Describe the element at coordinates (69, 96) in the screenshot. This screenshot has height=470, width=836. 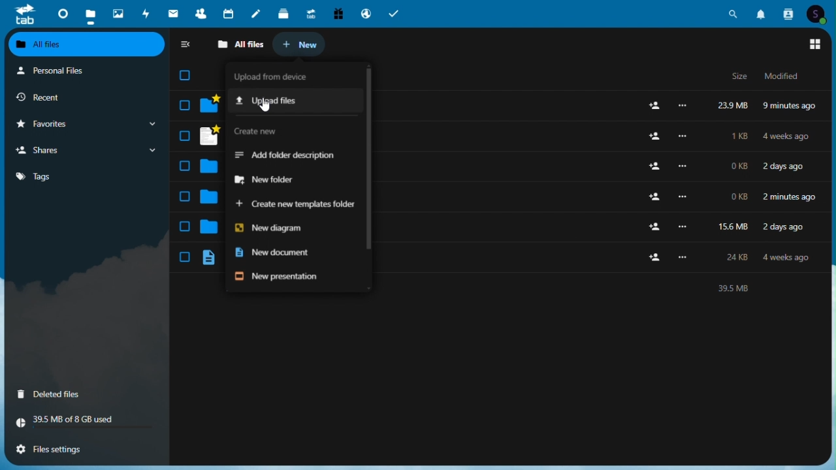
I see `Recent` at that location.